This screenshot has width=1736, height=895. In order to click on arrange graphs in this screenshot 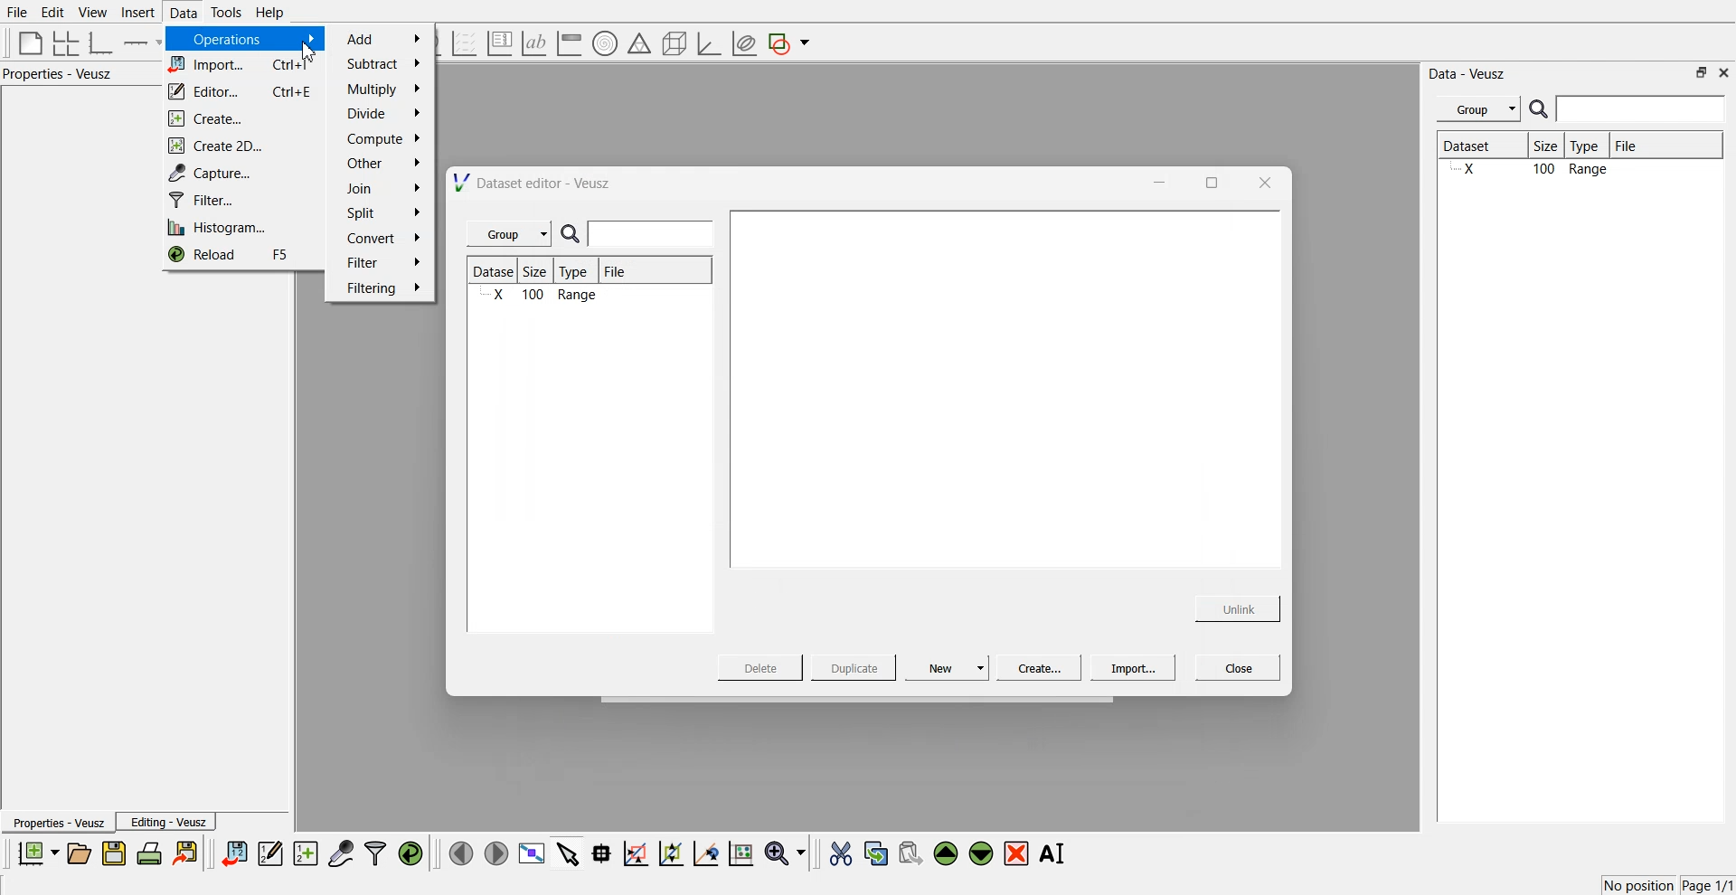, I will do `click(62, 42)`.